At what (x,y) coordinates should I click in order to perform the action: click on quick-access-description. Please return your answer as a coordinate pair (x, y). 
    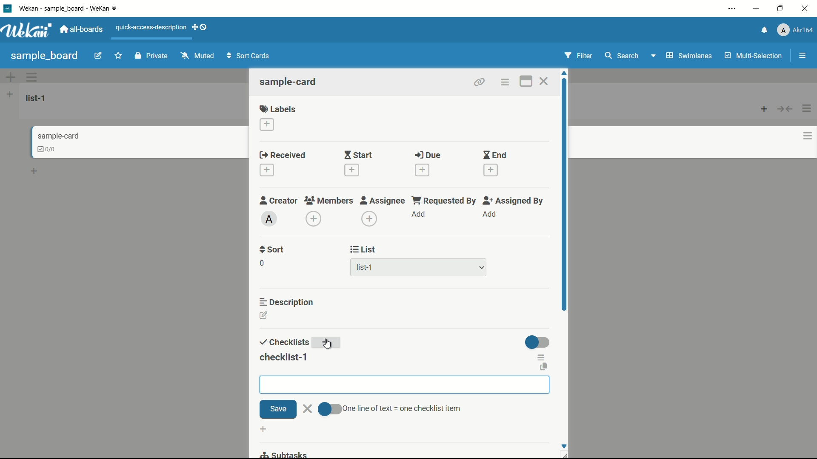
    Looking at the image, I should click on (151, 27).